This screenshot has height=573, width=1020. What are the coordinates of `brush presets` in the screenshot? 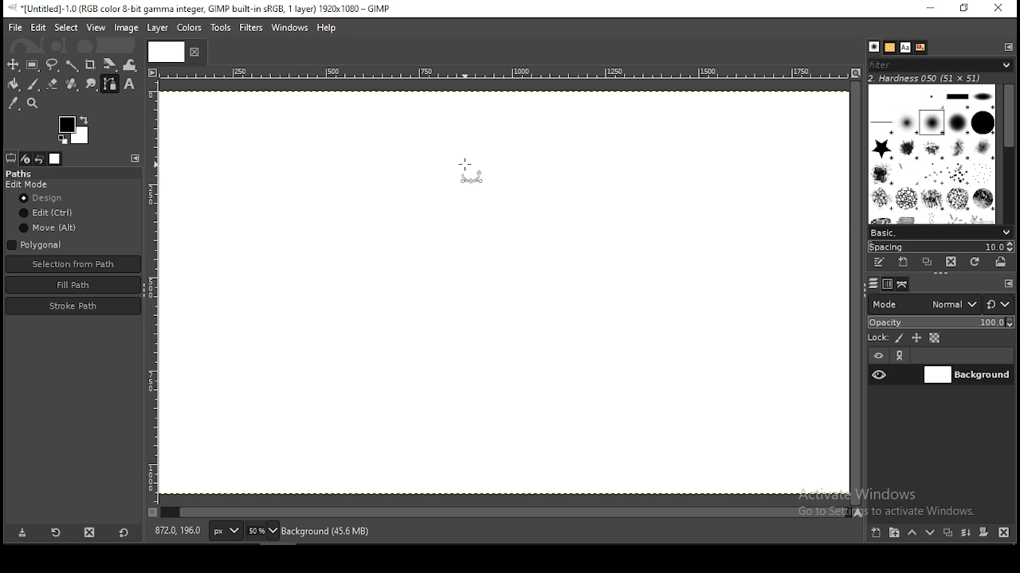 It's located at (940, 232).